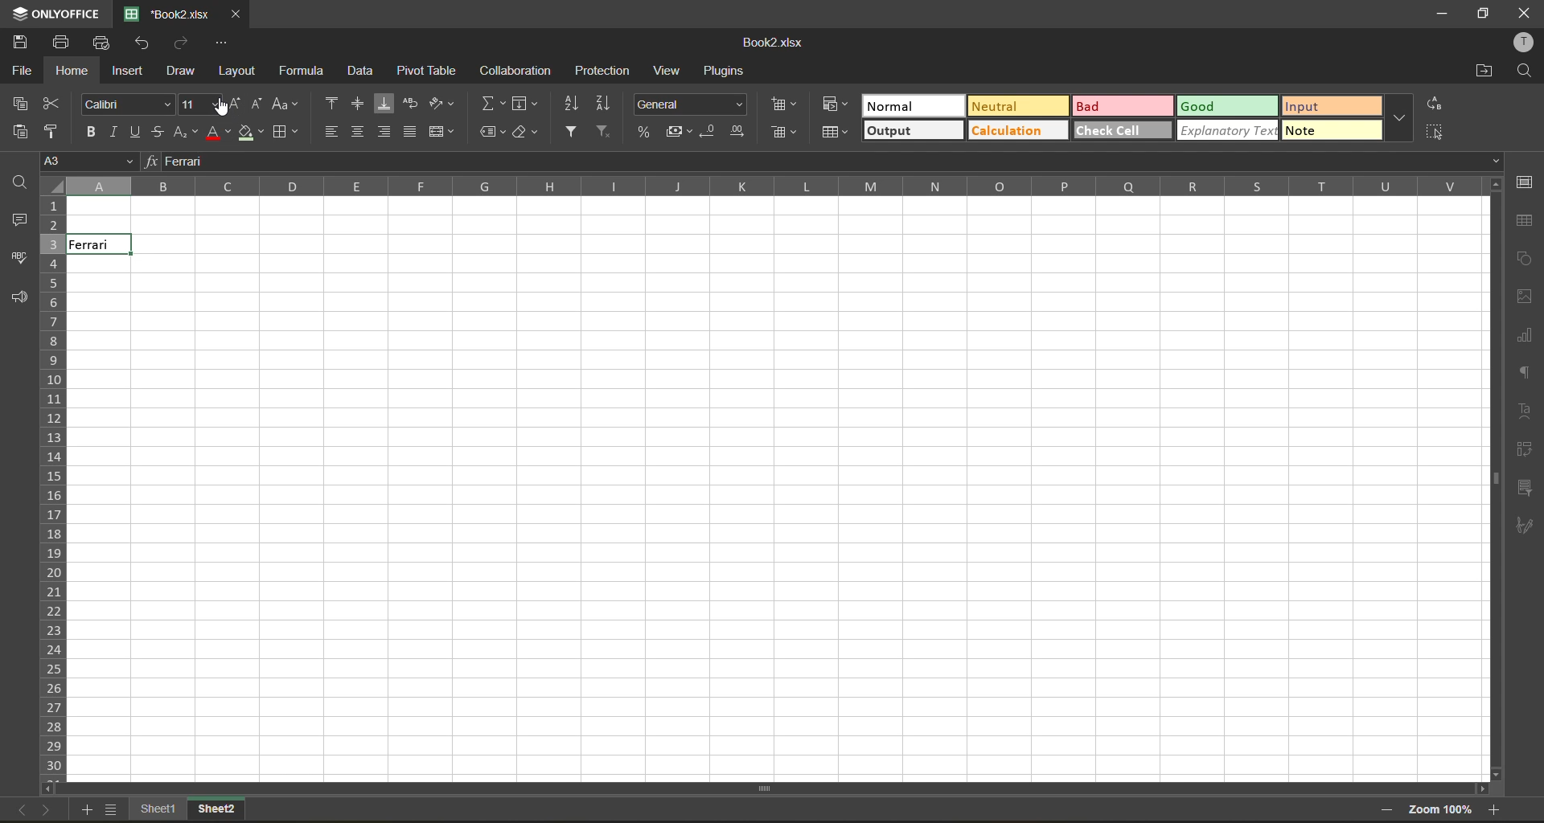 This screenshot has height=823, width=1544. Describe the element at coordinates (788, 133) in the screenshot. I see `delete cells` at that location.